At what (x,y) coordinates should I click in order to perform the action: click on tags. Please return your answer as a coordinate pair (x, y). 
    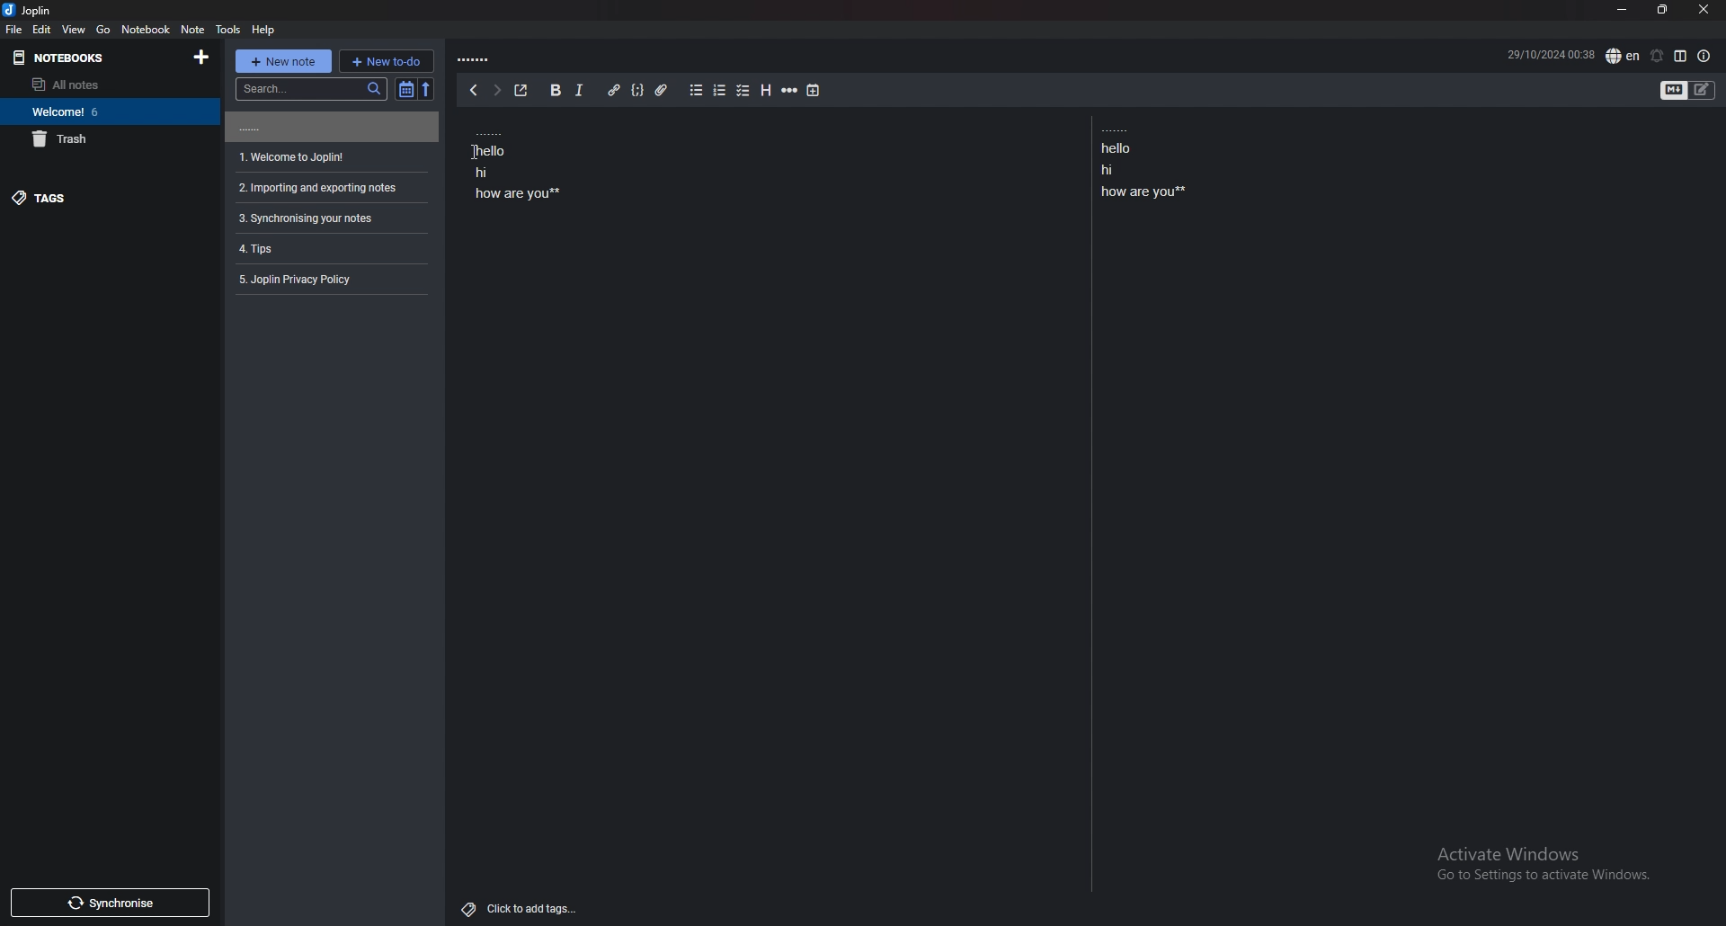
    Looking at the image, I should click on (103, 199).